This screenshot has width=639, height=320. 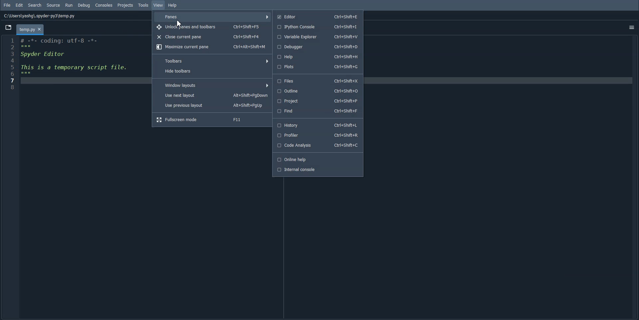 What do you see at coordinates (318, 37) in the screenshot?
I see `Variable Explore` at bounding box center [318, 37].